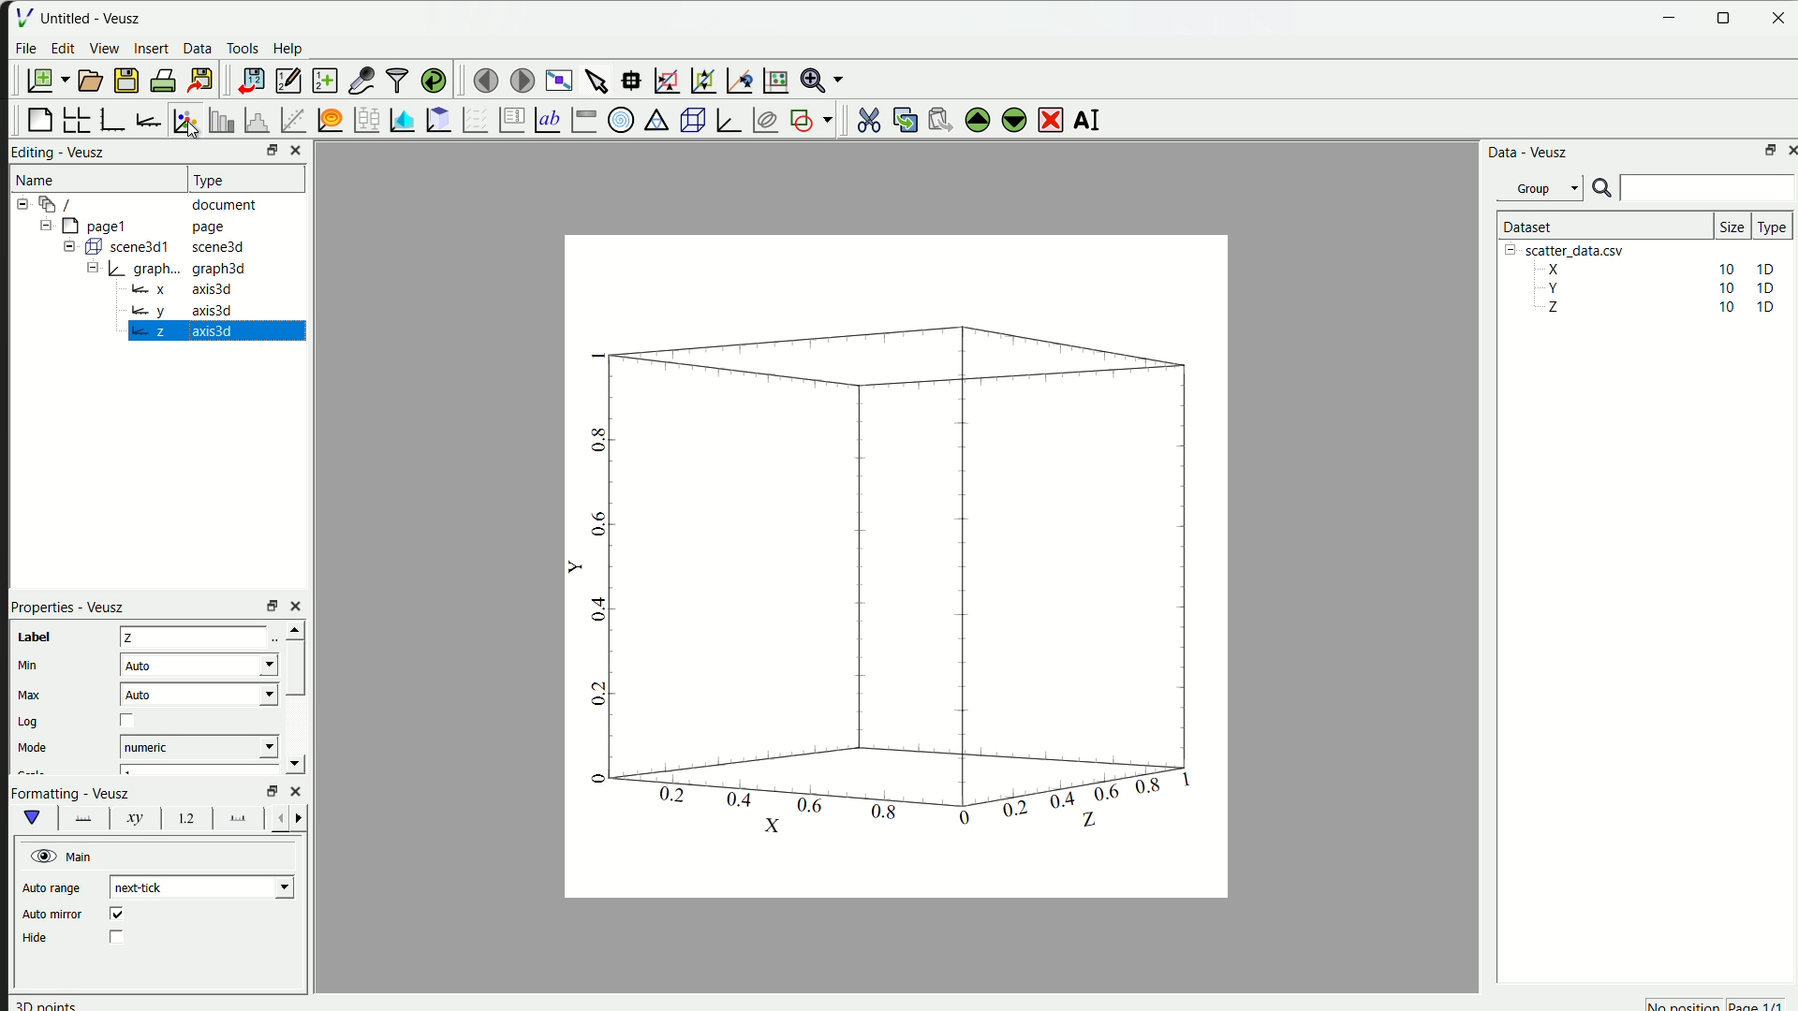 This screenshot has height=1011, width=1798. I want to click on Help, so click(287, 47).